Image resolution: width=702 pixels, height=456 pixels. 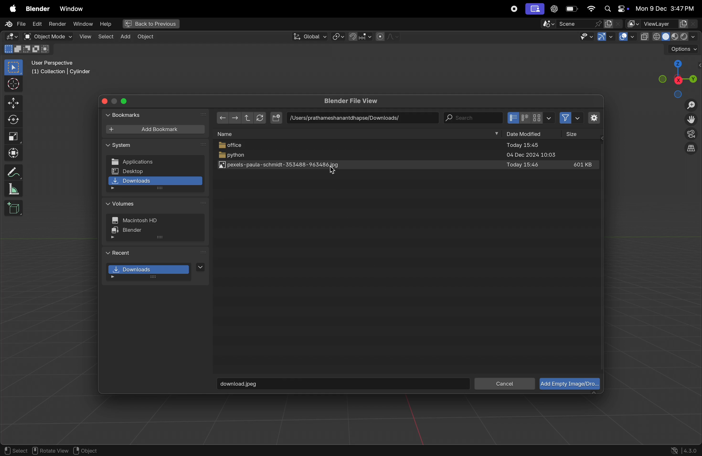 What do you see at coordinates (127, 101) in the screenshot?
I see `close` at bounding box center [127, 101].